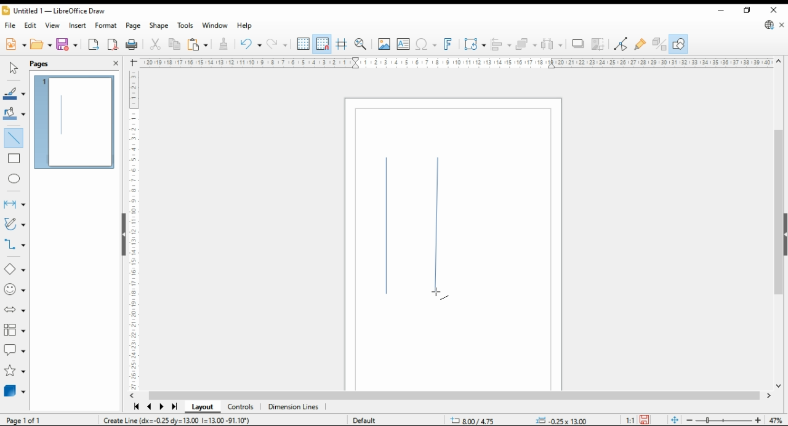 Image resolution: width=788 pixels, height=426 pixels. Describe the element at coordinates (27, 419) in the screenshot. I see `page 1 of 1` at that location.